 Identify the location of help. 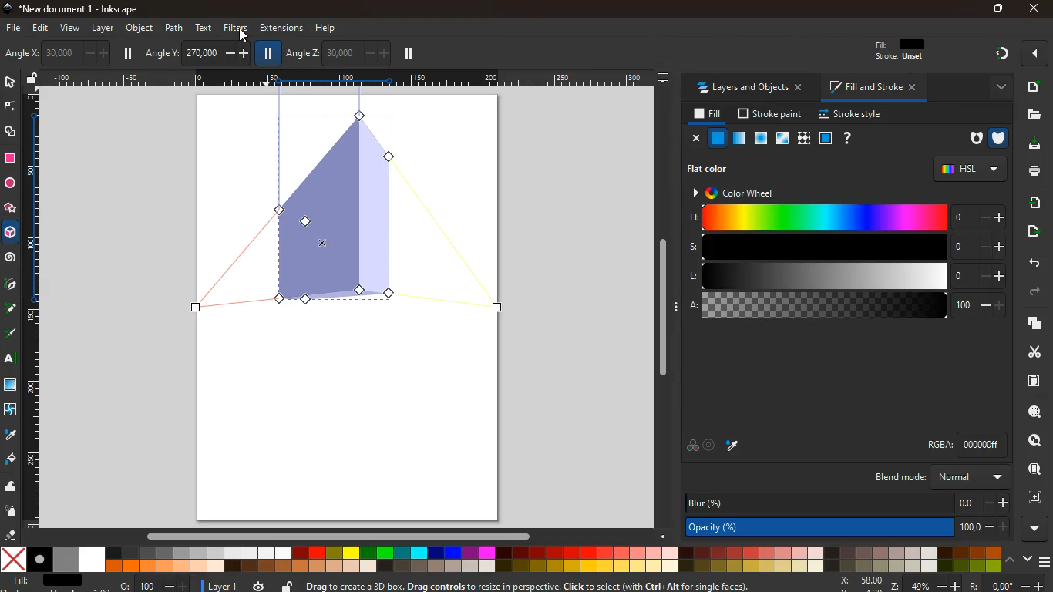
(848, 138).